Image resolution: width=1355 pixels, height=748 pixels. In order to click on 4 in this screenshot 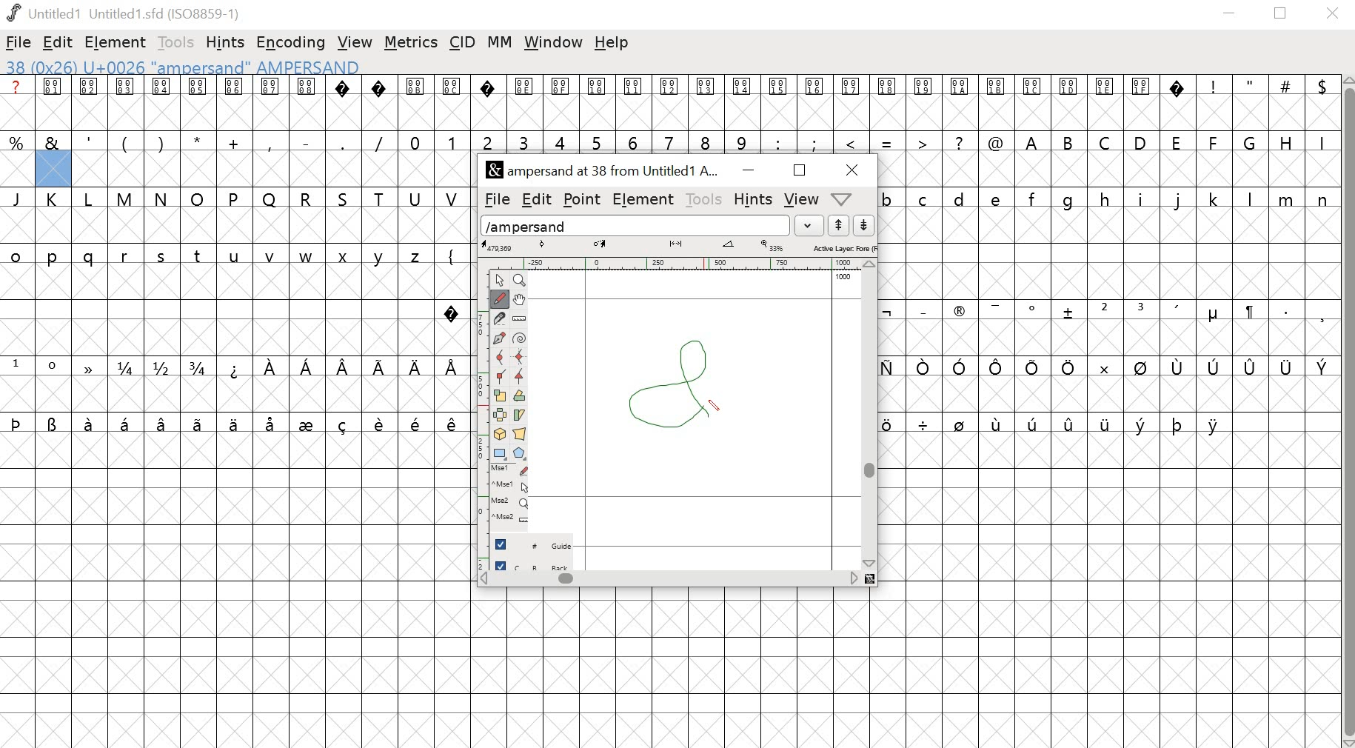, I will do `click(562, 141)`.